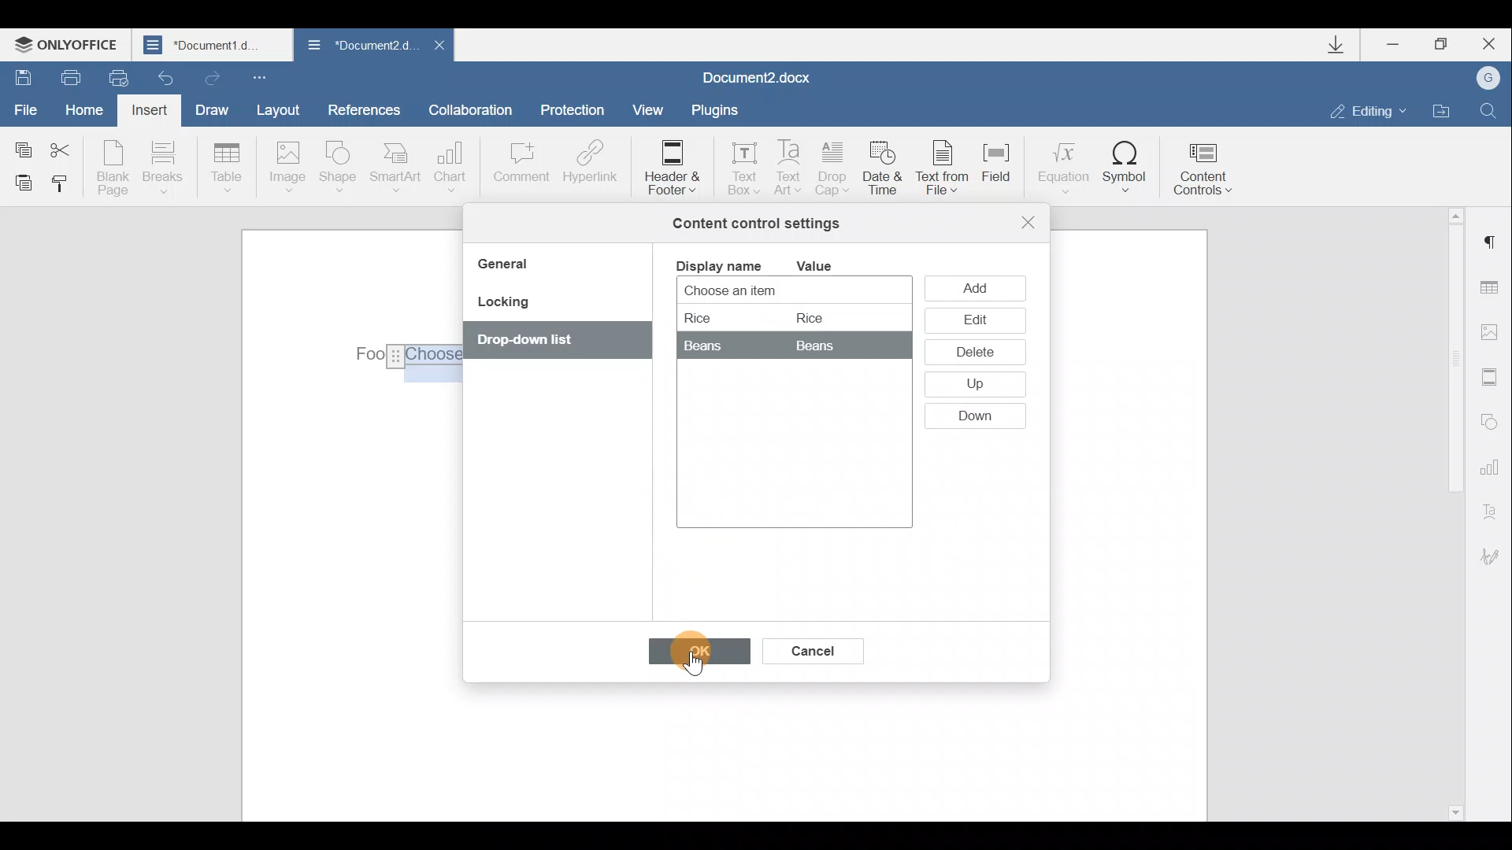 The width and height of the screenshot is (1512, 850). Describe the element at coordinates (982, 416) in the screenshot. I see `Down` at that location.